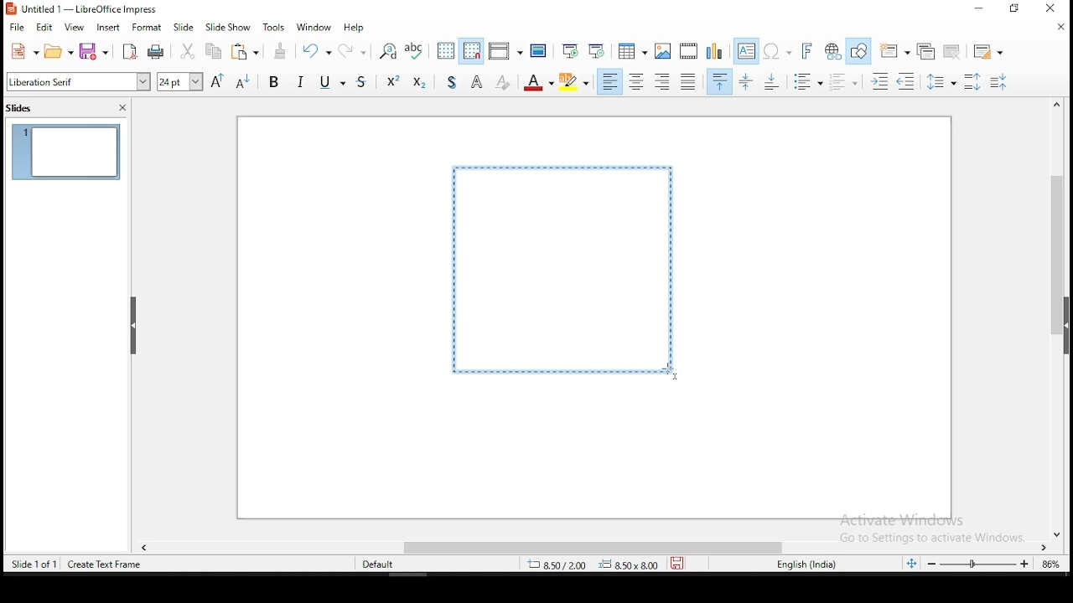 This screenshot has height=603, width=1073. I want to click on close, so click(1056, 28).